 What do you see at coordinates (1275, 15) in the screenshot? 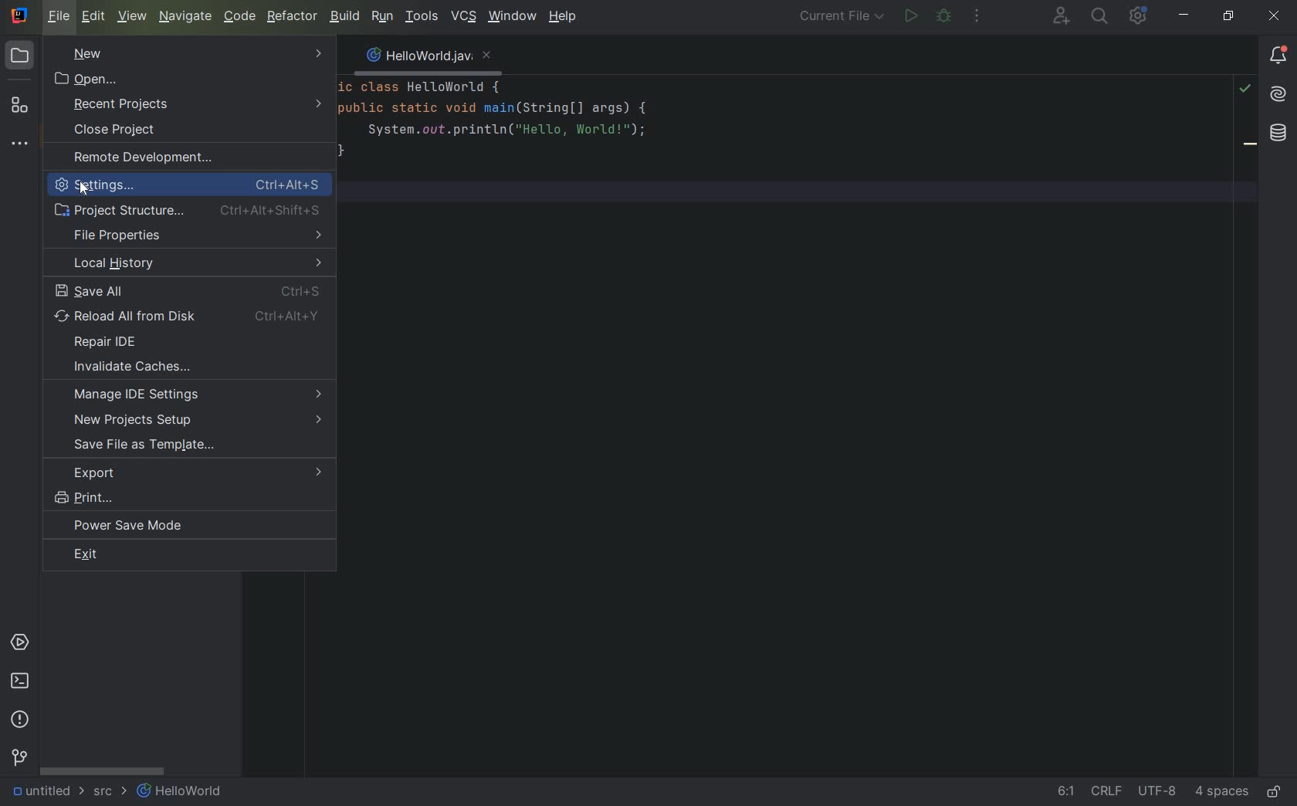
I see `close` at bounding box center [1275, 15].